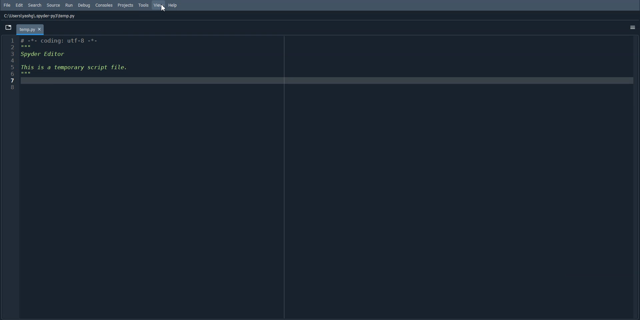 Image resolution: width=640 pixels, height=320 pixels. Describe the element at coordinates (10, 63) in the screenshot. I see `line number` at that location.